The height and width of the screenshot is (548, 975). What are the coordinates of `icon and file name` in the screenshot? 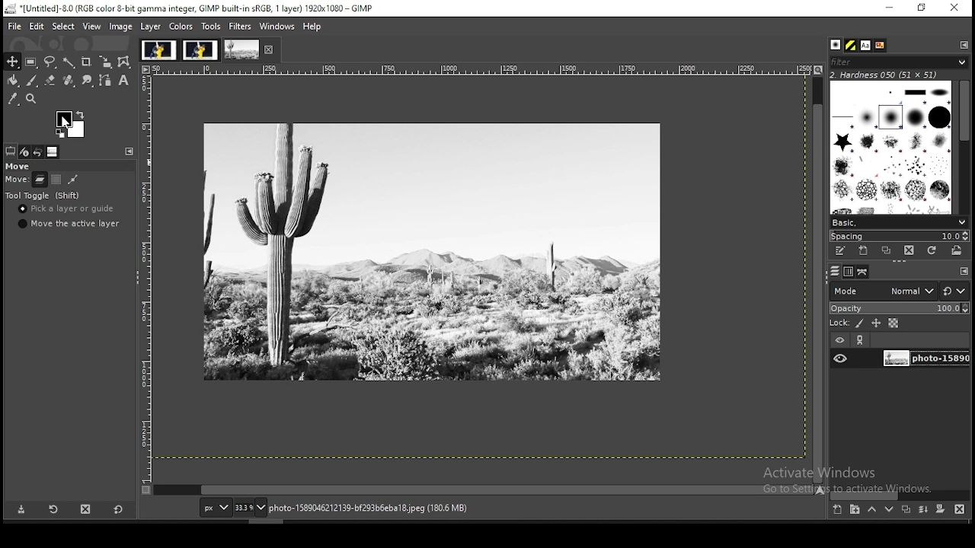 It's located at (189, 8).